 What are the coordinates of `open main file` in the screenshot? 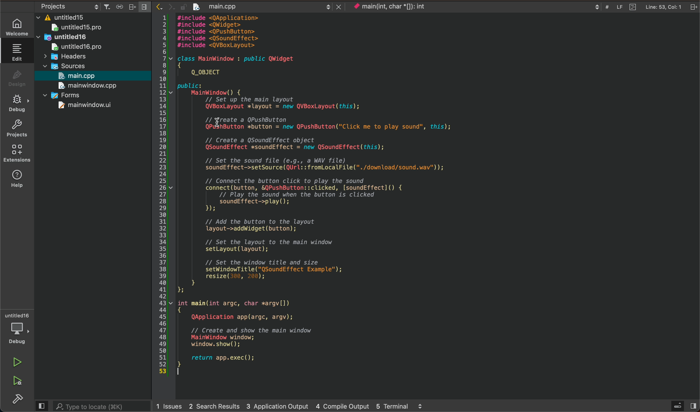 It's located at (88, 76).